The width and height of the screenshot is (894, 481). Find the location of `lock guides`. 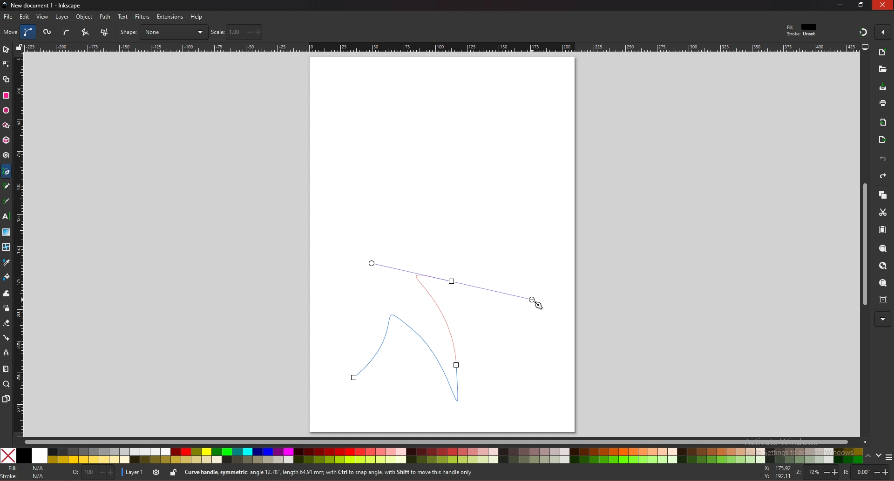

lock guides is located at coordinates (19, 47).